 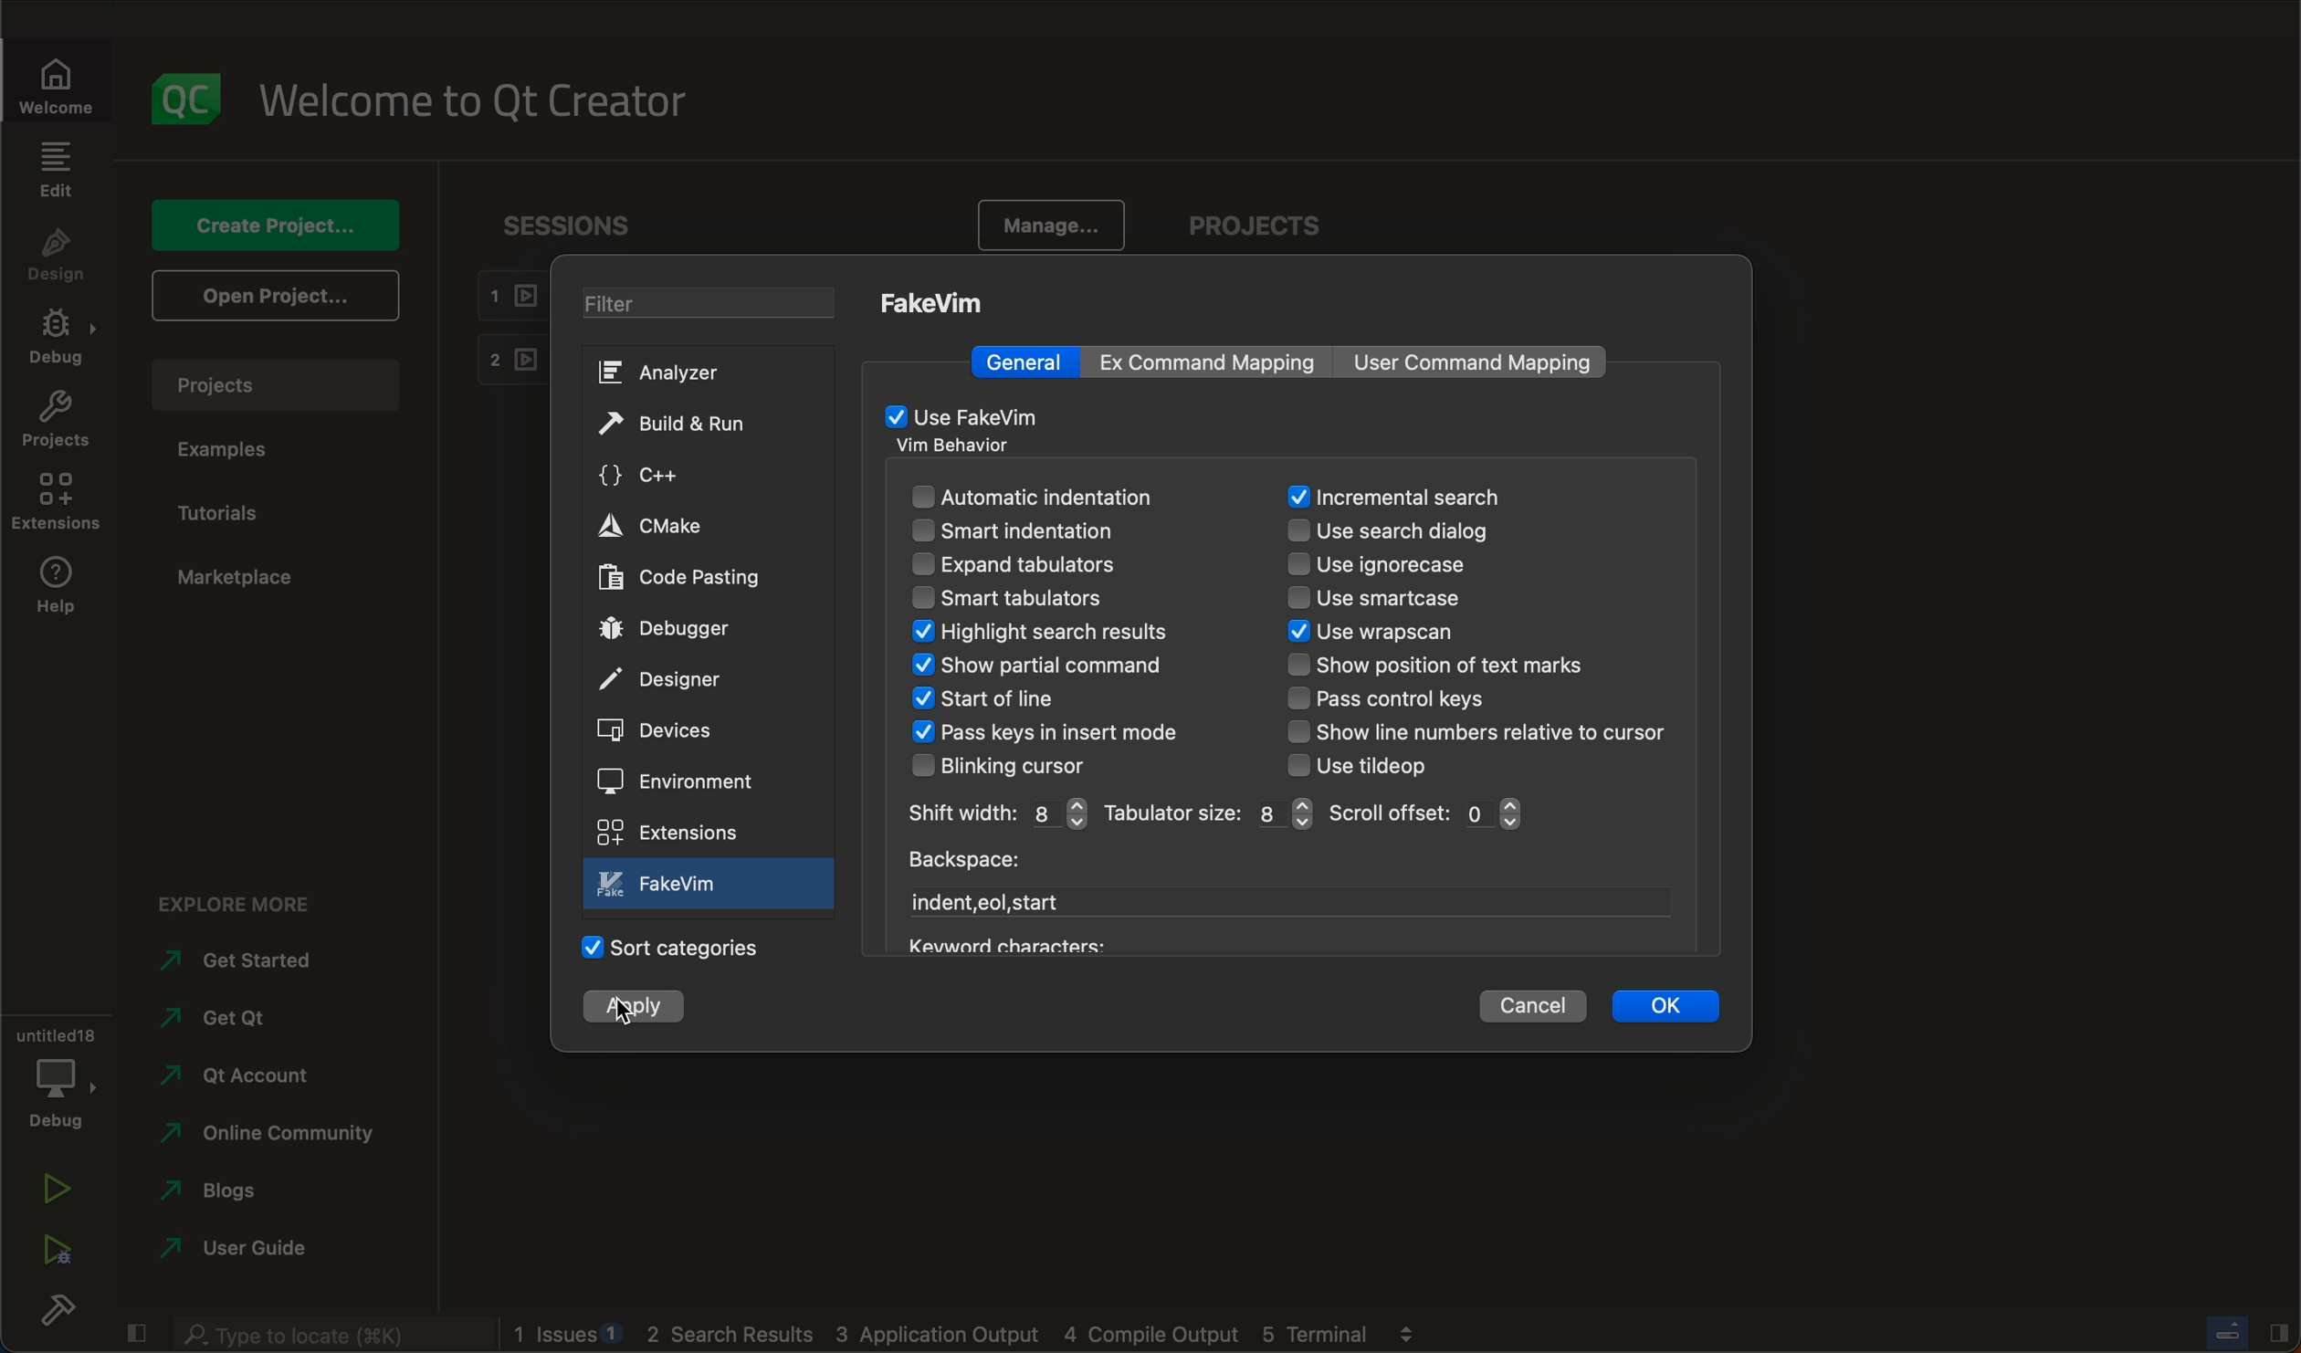 What do you see at coordinates (1479, 731) in the screenshot?
I see `line number` at bounding box center [1479, 731].